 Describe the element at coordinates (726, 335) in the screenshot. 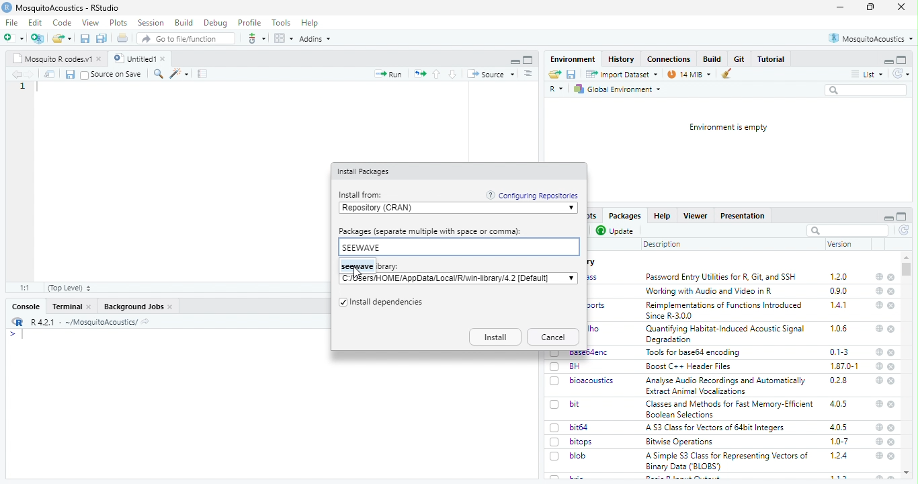

I see `Quantifying Habitat-Induced Acoustic Signal
Degradation` at that location.